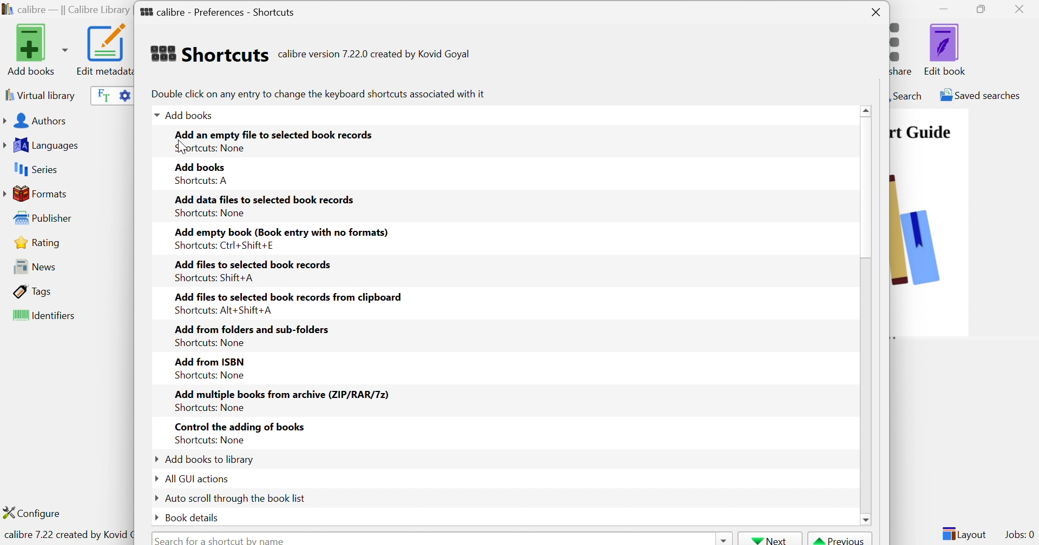 The height and width of the screenshot is (545, 1039). I want to click on Minimize, so click(944, 8).